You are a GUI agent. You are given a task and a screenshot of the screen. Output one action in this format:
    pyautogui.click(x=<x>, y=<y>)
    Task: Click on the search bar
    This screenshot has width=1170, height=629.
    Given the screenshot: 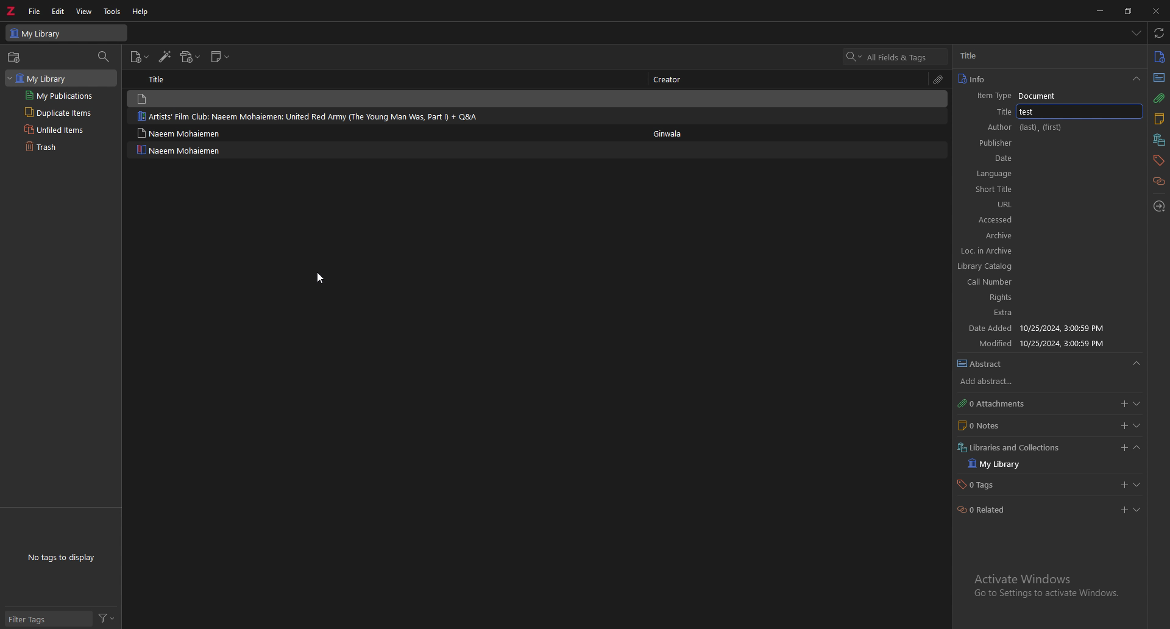 What is the action you would take?
    pyautogui.click(x=895, y=57)
    